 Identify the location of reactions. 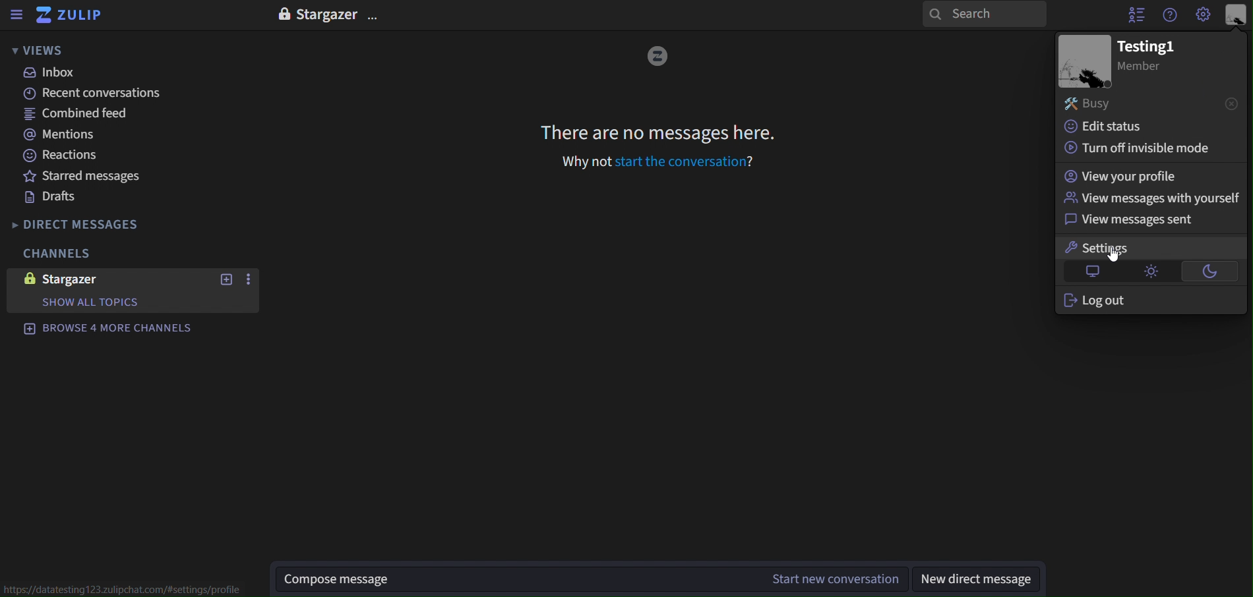
(61, 156).